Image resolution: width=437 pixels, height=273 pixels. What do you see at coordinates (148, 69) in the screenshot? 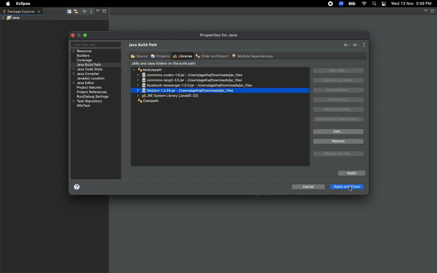
I see `Modulepath` at bounding box center [148, 69].